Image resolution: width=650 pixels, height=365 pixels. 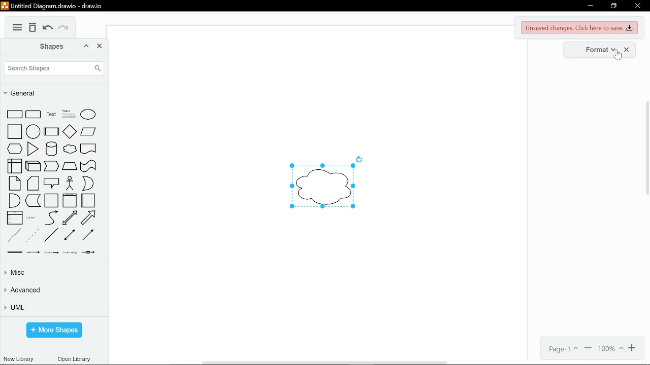 What do you see at coordinates (88, 150) in the screenshot?
I see `document` at bounding box center [88, 150].